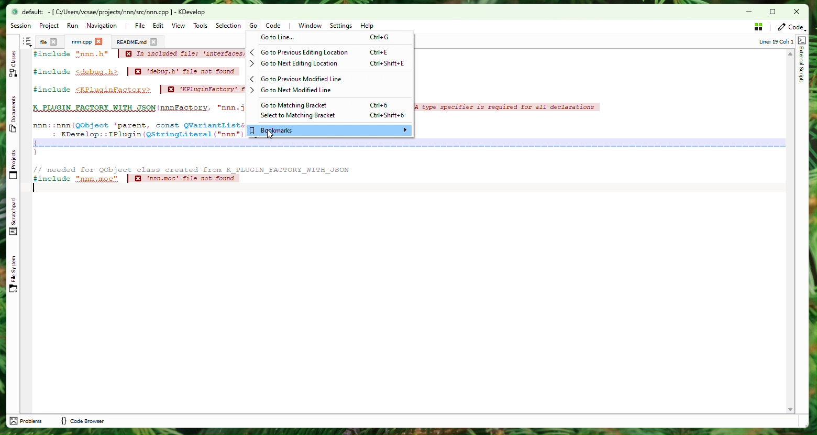  I want to click on close tab, so click(54, 42).